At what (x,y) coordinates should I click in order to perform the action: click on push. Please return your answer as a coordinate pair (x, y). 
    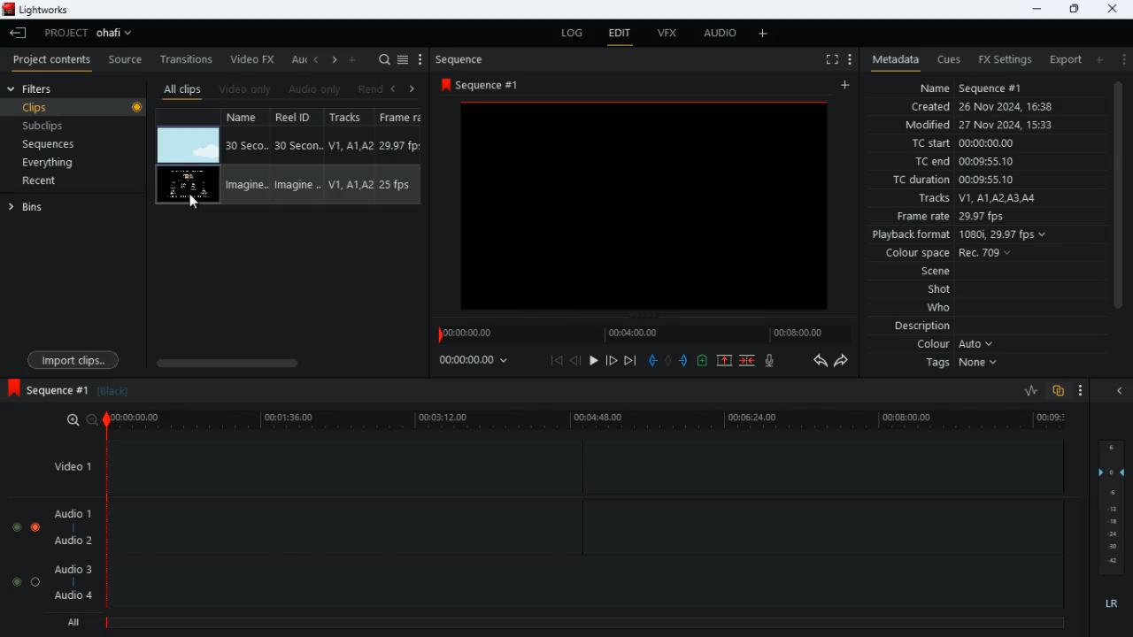
    Looking at the image, I should click on (684, 362).